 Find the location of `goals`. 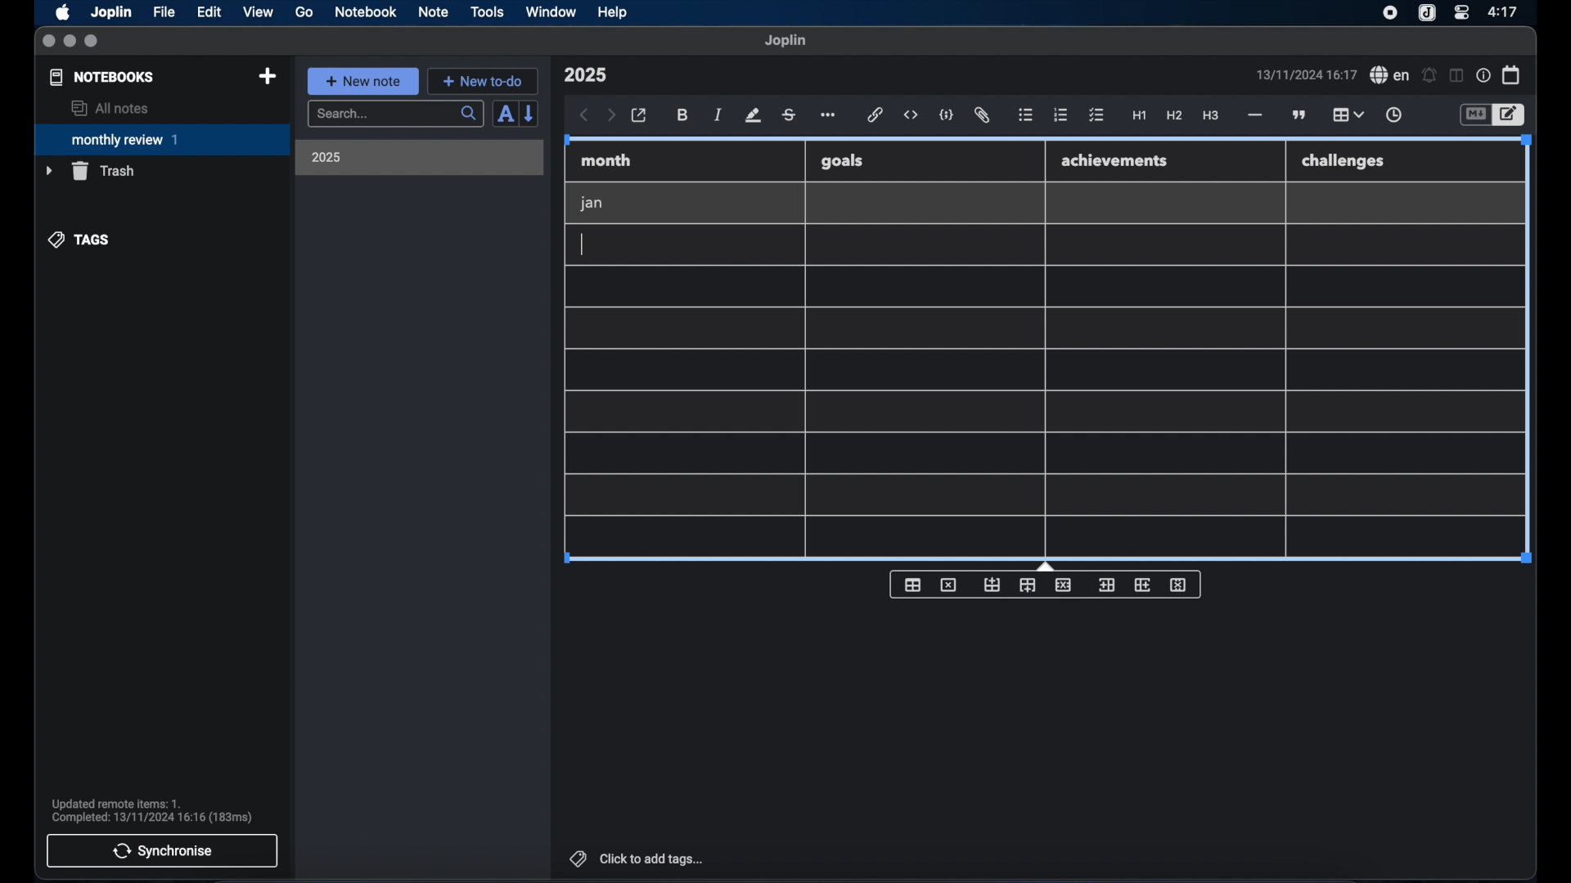

goals is located at coordinates (842, 160).